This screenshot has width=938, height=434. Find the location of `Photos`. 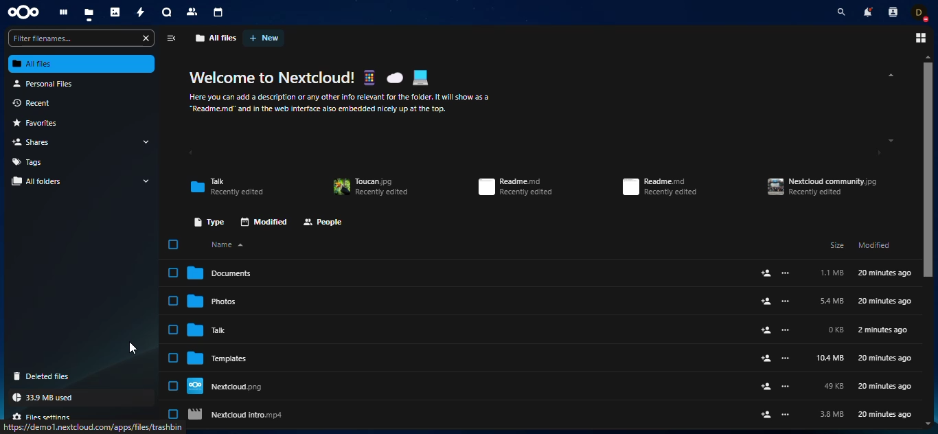

Photos is located at coordinates (115, 12).